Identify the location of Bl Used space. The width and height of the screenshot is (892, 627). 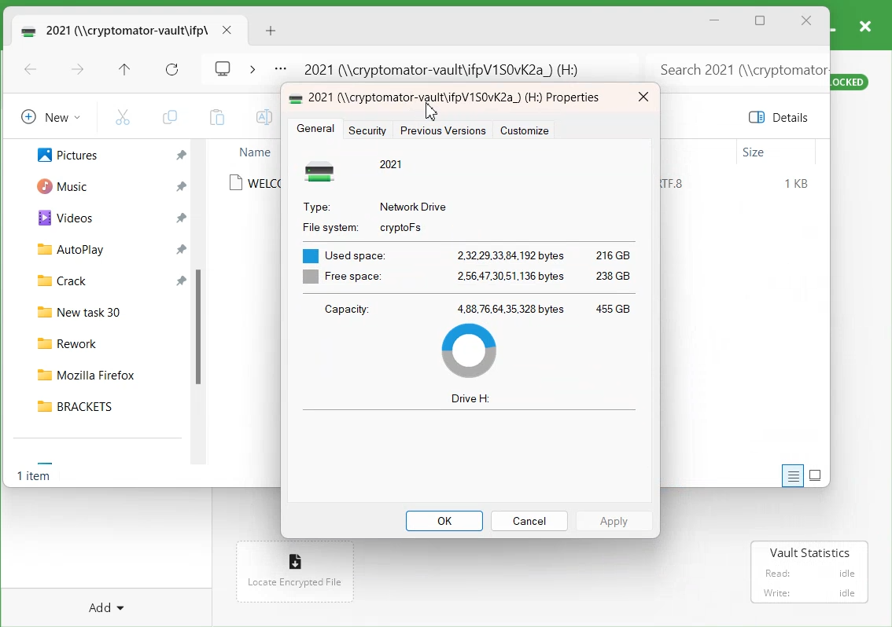
(341, 251).